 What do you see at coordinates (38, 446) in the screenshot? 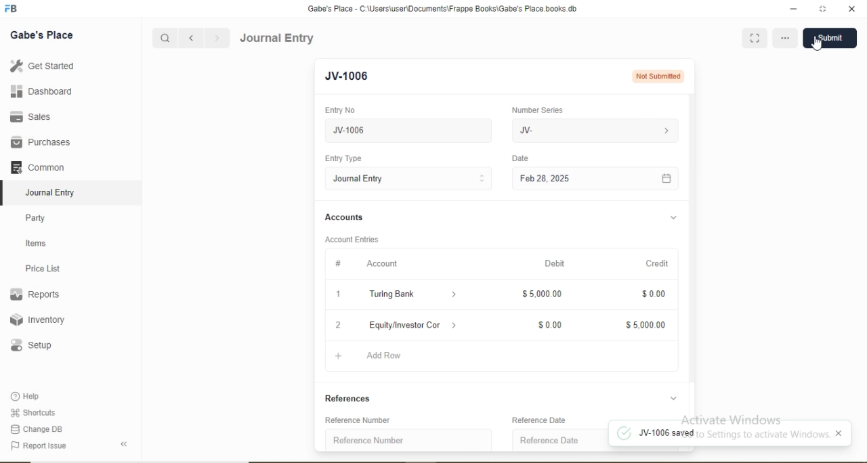
I see `Report Issue` at bounding box center [38, 446].